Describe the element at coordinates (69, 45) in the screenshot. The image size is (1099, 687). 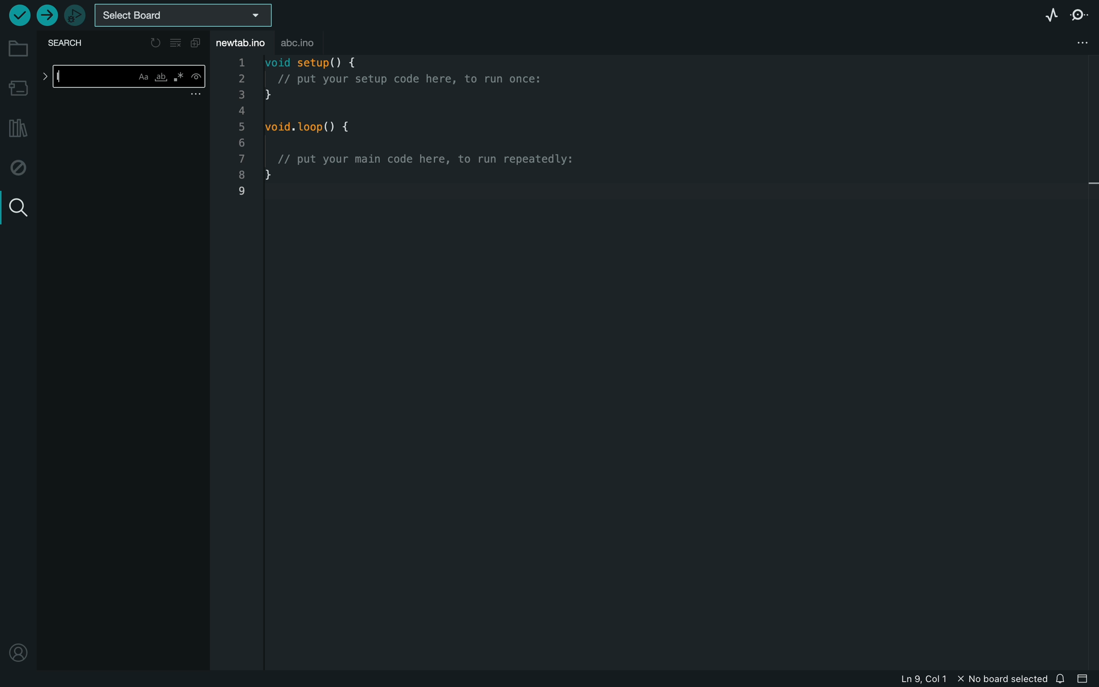
I see `search` at that location.